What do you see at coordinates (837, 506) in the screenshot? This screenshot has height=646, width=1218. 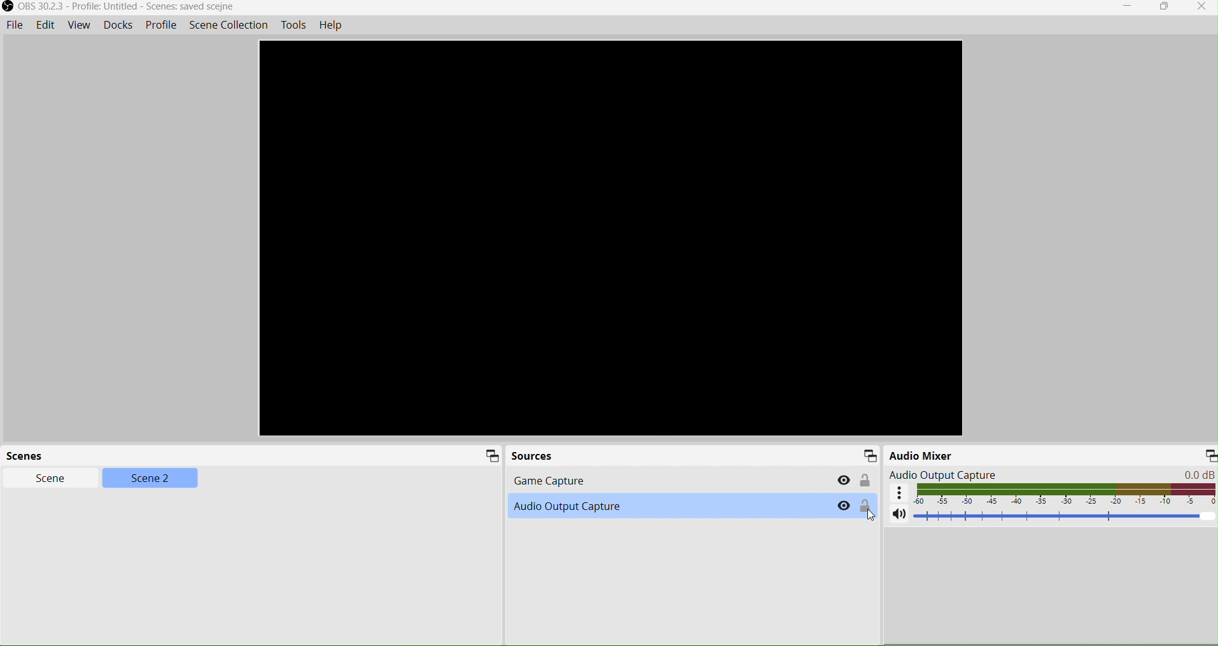 I see `Hide` at bounding box center [837, 506].